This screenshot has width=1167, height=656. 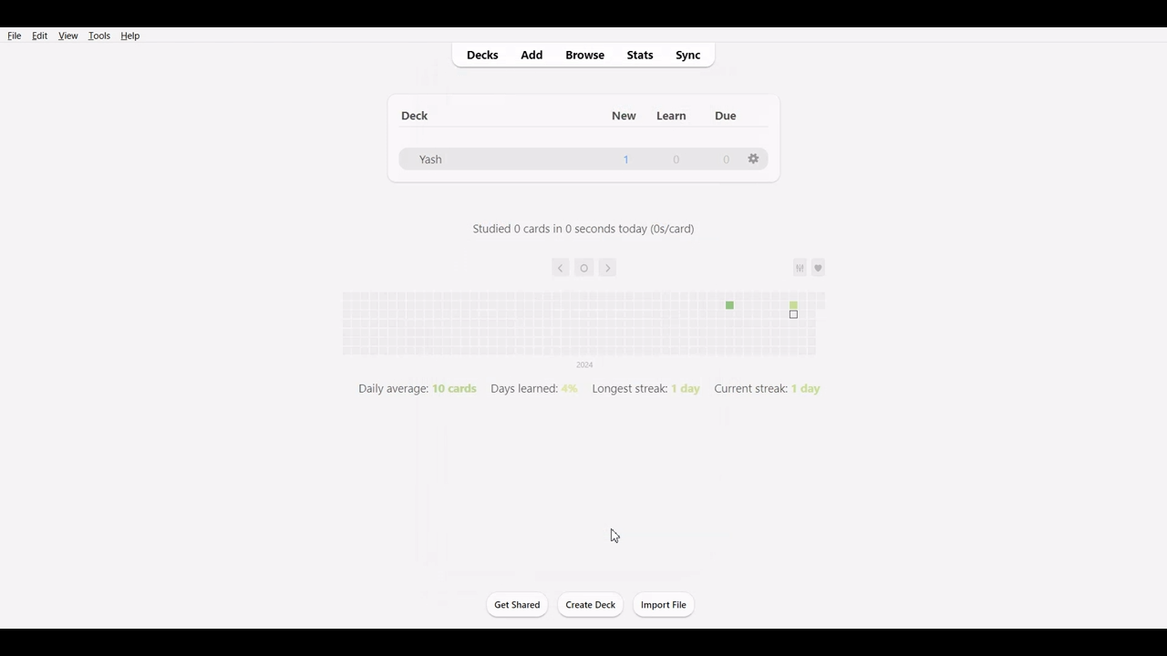 What do you see at coordinates (643, 389) in the screenshot?
I see `Longest streak: 1 day` at bounding box center [643, 389].